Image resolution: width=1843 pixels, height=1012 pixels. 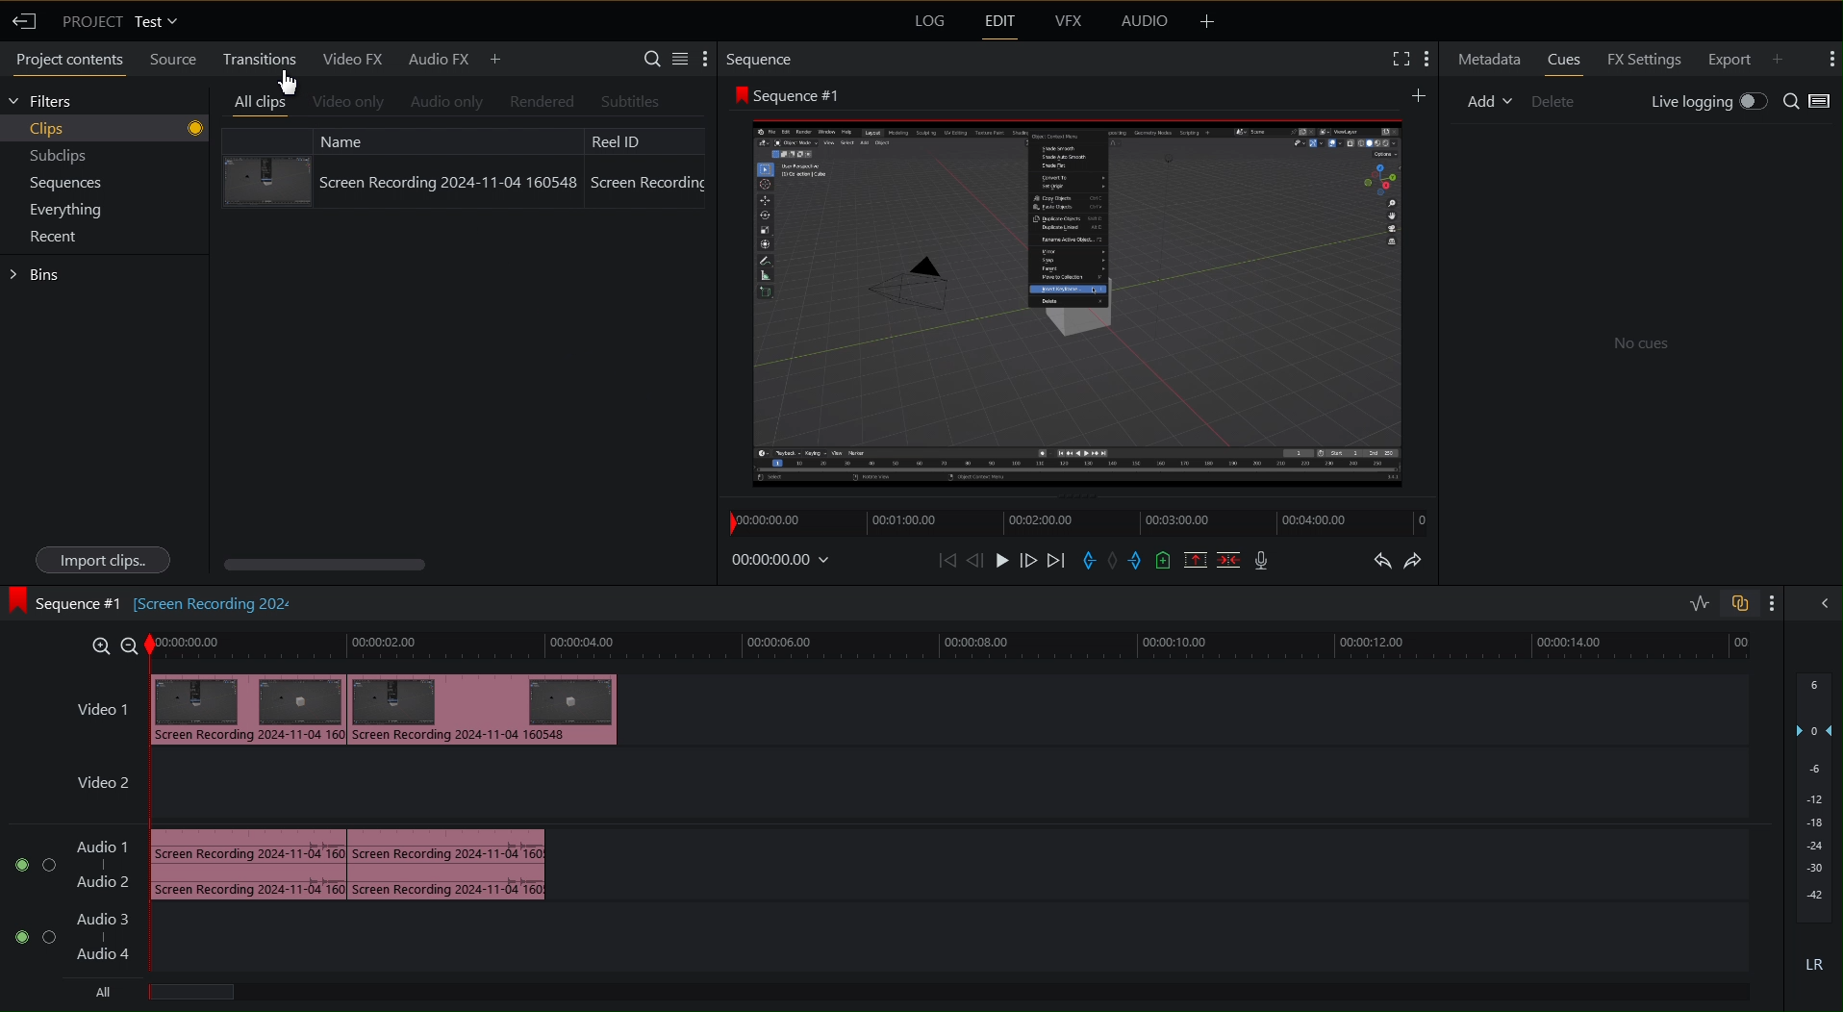 I want to click on Timestamp, so click(x=785, y=560).